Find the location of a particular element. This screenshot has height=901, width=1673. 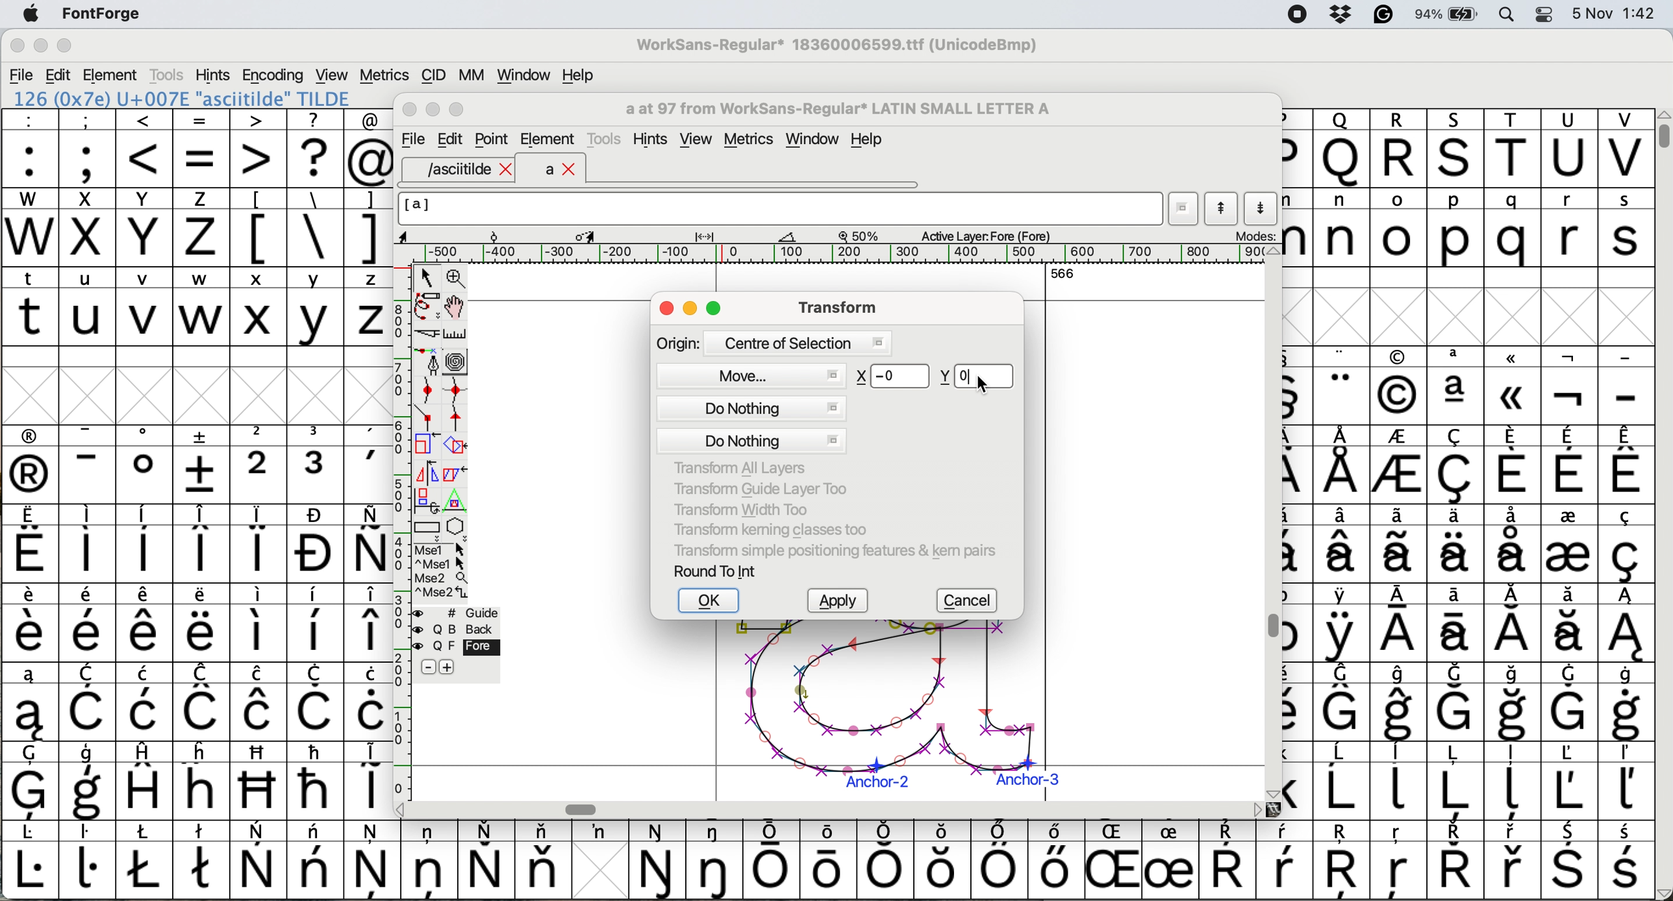

symbol is located at coordinates (259, 622).